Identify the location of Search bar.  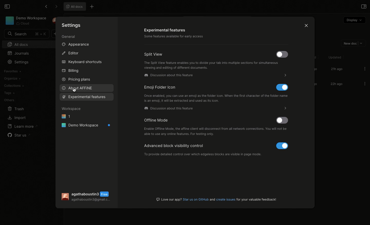
(26, 34).